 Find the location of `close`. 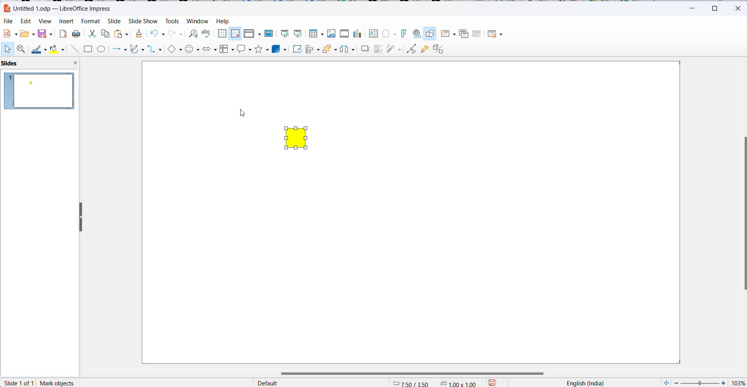

close is located at coordinates (738, 8).